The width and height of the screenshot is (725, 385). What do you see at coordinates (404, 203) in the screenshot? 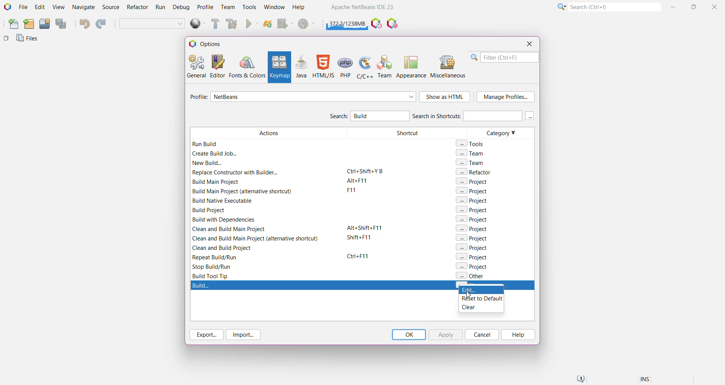
I see `Shortcut` at bounding box center [404, 203].